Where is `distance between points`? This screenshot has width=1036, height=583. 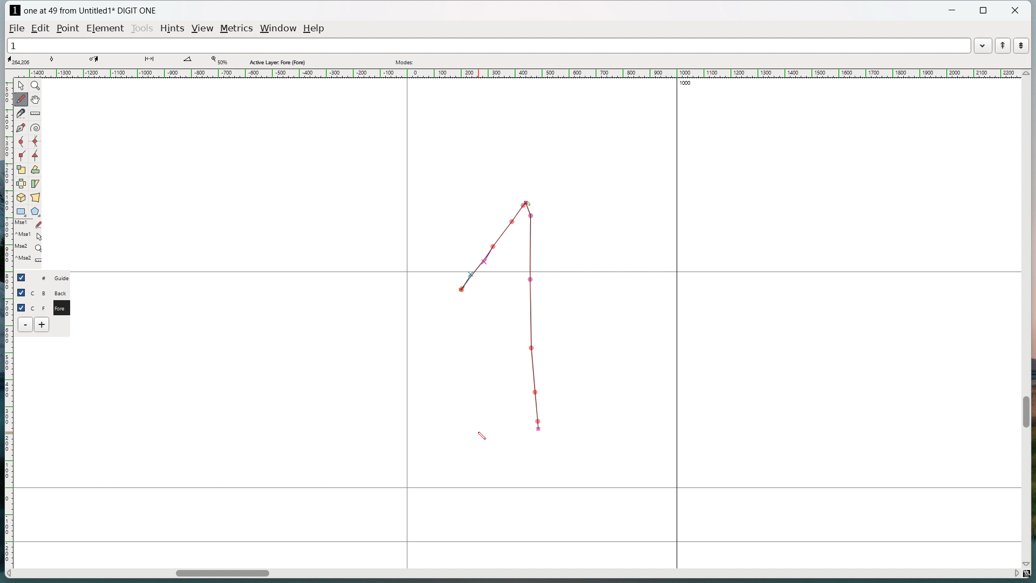
distance between points is located at coordinates (156, 60).